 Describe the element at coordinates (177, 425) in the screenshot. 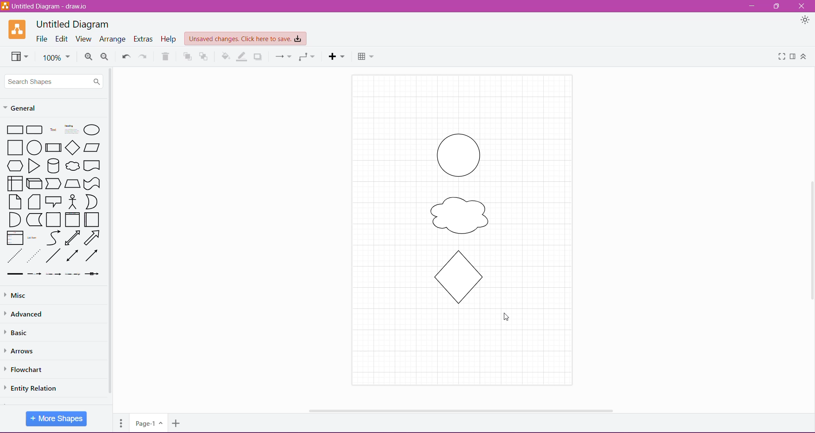

I see `Insert Page` at that location.